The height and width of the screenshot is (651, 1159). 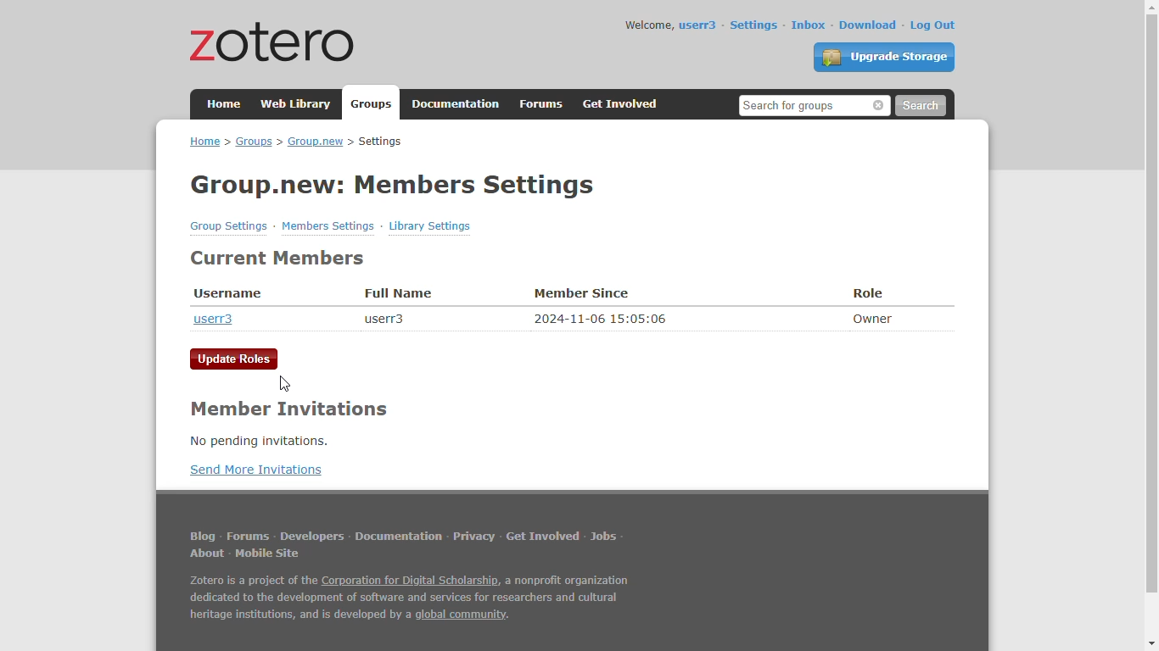 What do you see at coordinates (622, 104) in the screenshot?
I see `get involved` at bounding box center [622, 104].